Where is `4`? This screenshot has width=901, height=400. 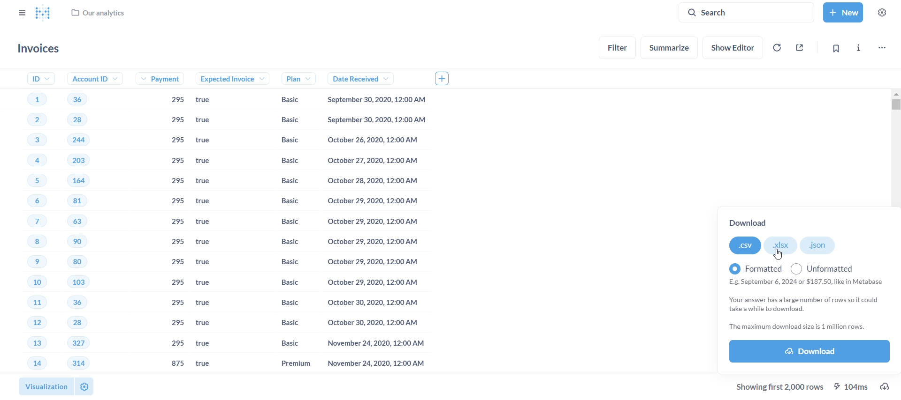
4 is located at coordinates (31, 161).